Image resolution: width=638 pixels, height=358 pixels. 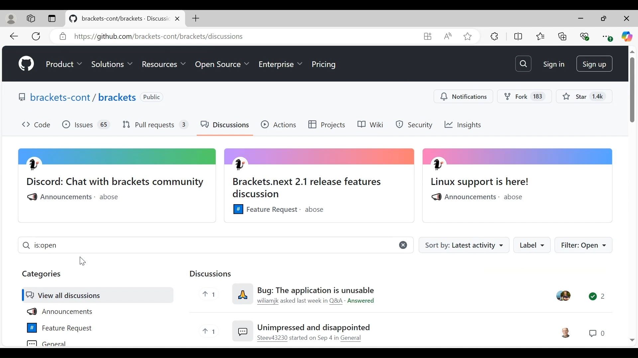 What do you see at coordinates (195, 18) in the screenshot?
I see `Add New Tab` at bounding box center [195, 18].